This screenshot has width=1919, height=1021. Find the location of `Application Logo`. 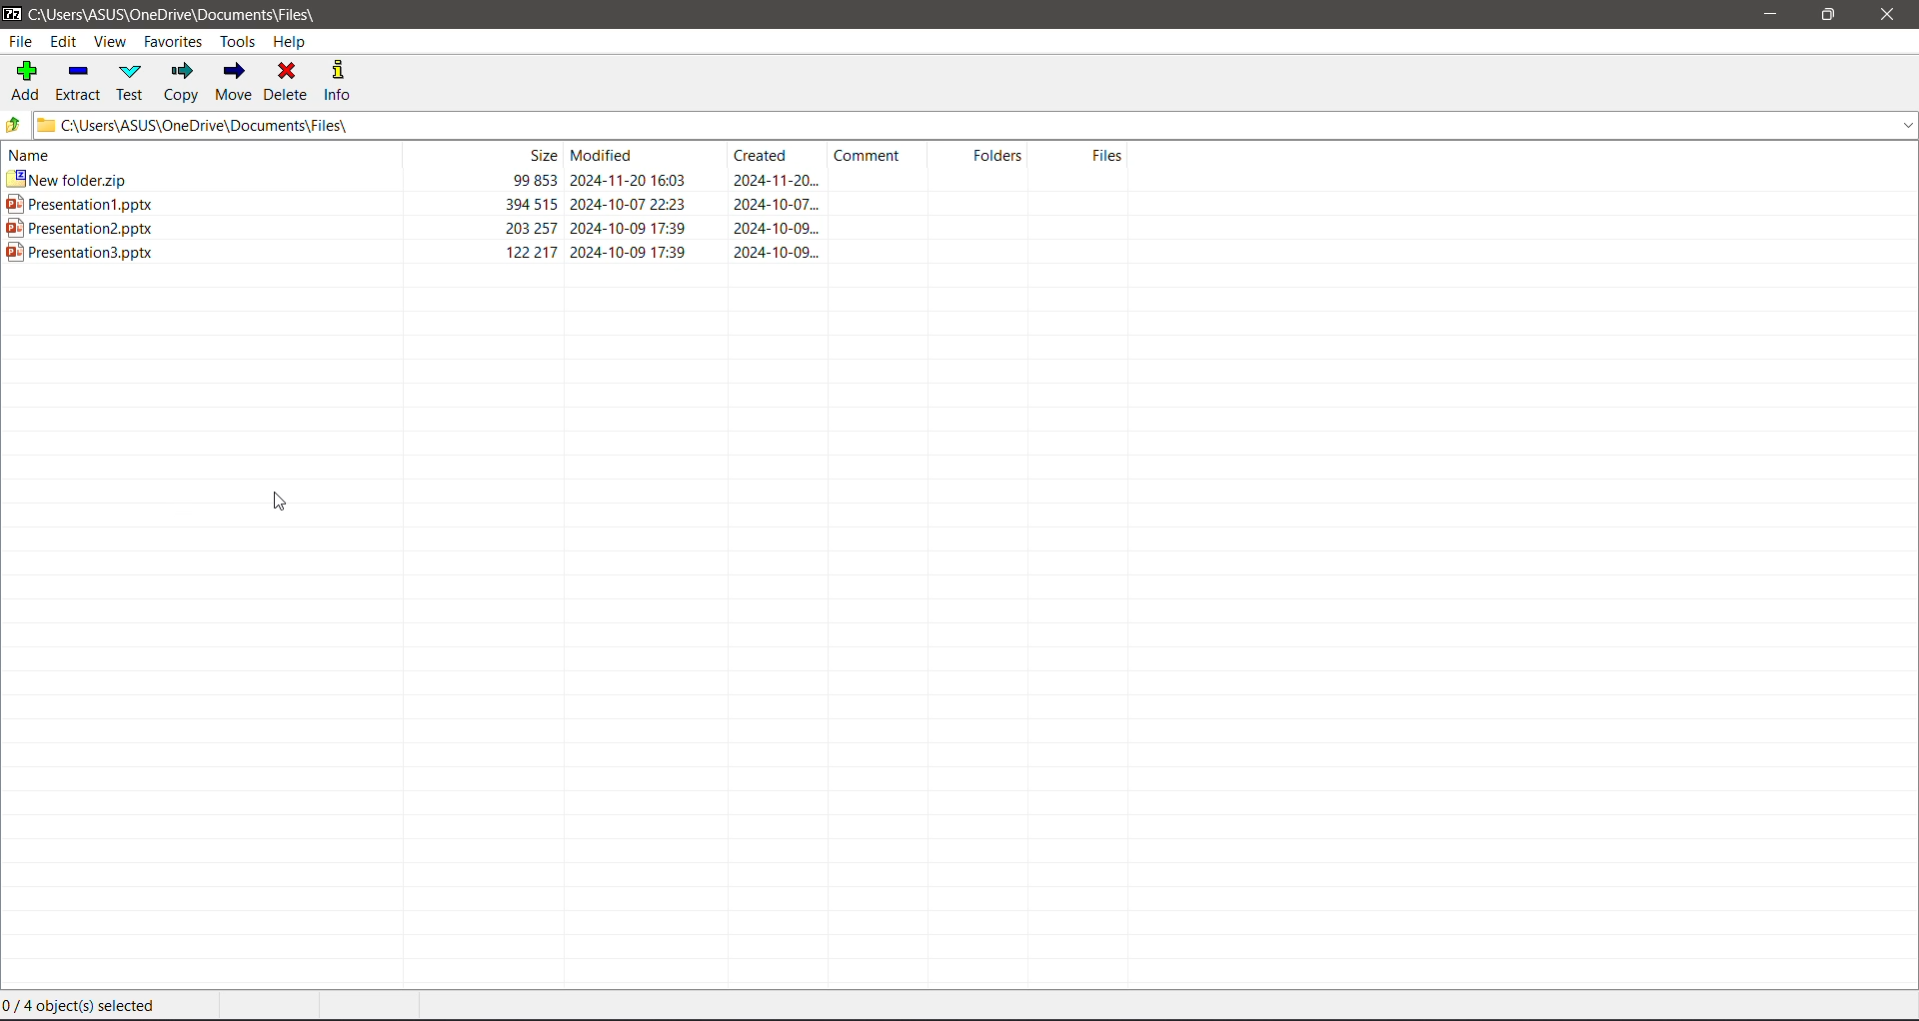

Application Logo is located at coordinates (12, 13).